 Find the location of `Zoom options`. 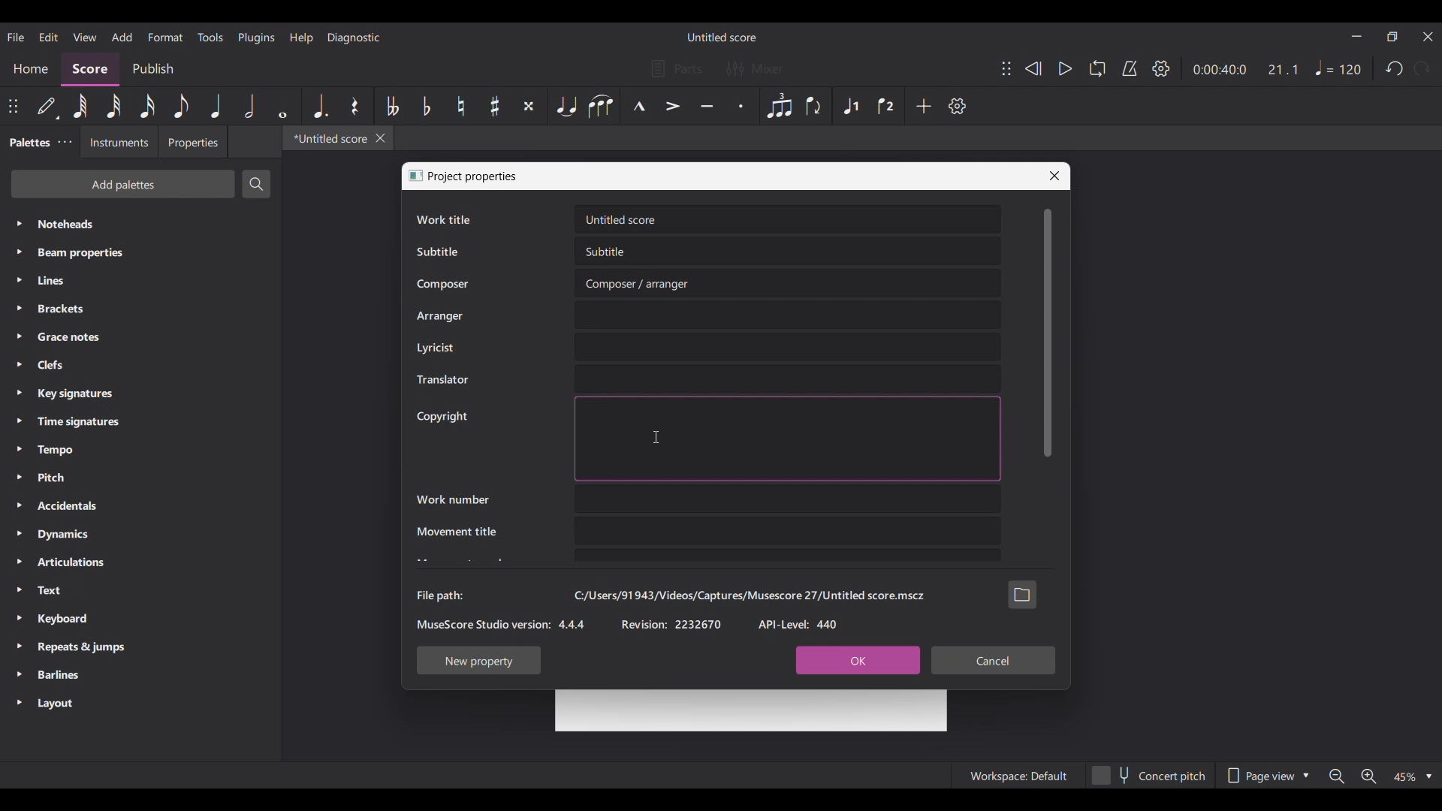

Zoom options is located at coordinates (1412, 776).